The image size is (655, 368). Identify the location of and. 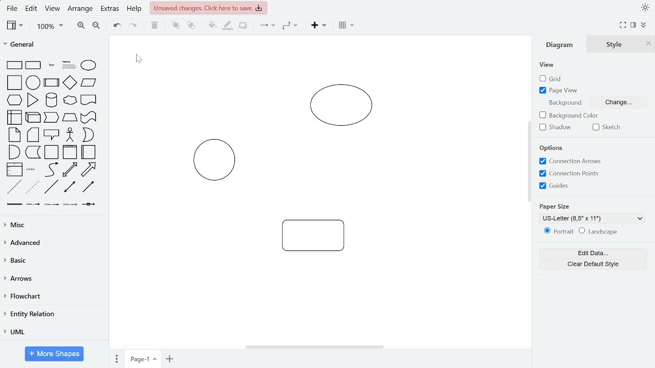
(13, 152).